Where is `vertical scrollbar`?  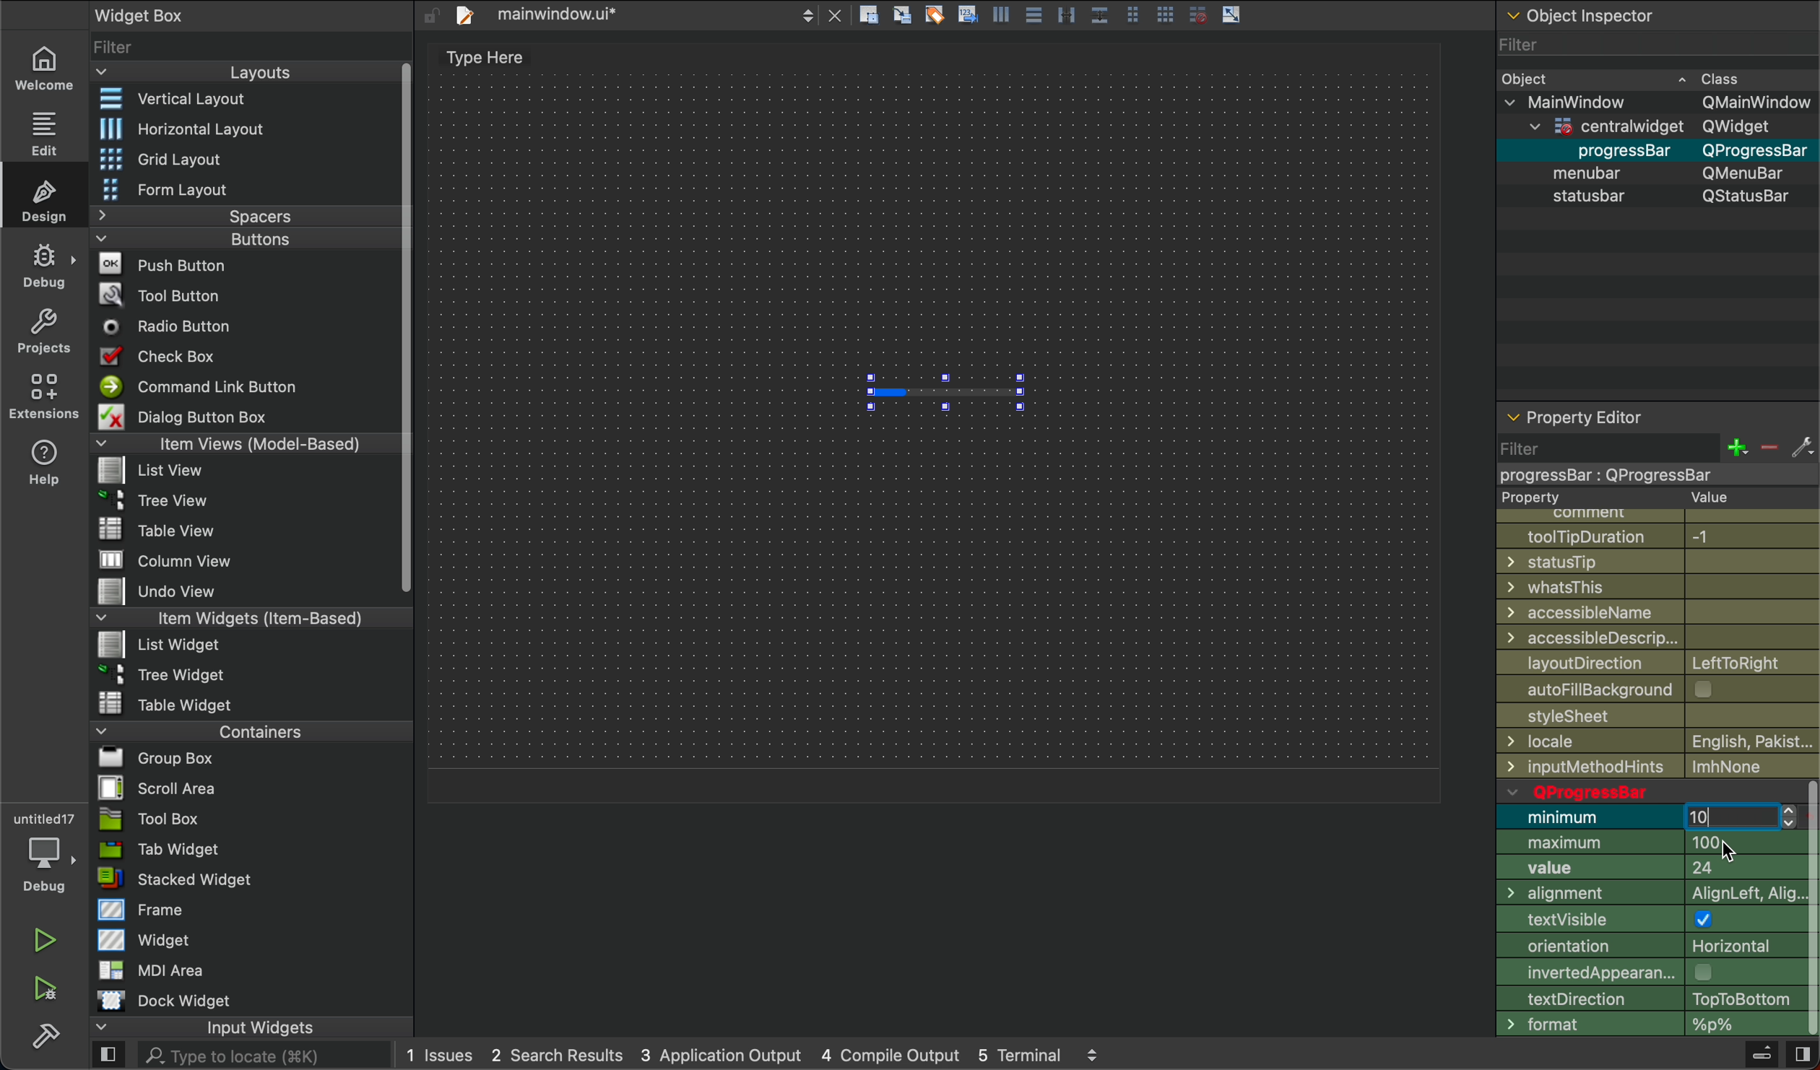
vertical scrollbar is located at coordinates (1808, 909).